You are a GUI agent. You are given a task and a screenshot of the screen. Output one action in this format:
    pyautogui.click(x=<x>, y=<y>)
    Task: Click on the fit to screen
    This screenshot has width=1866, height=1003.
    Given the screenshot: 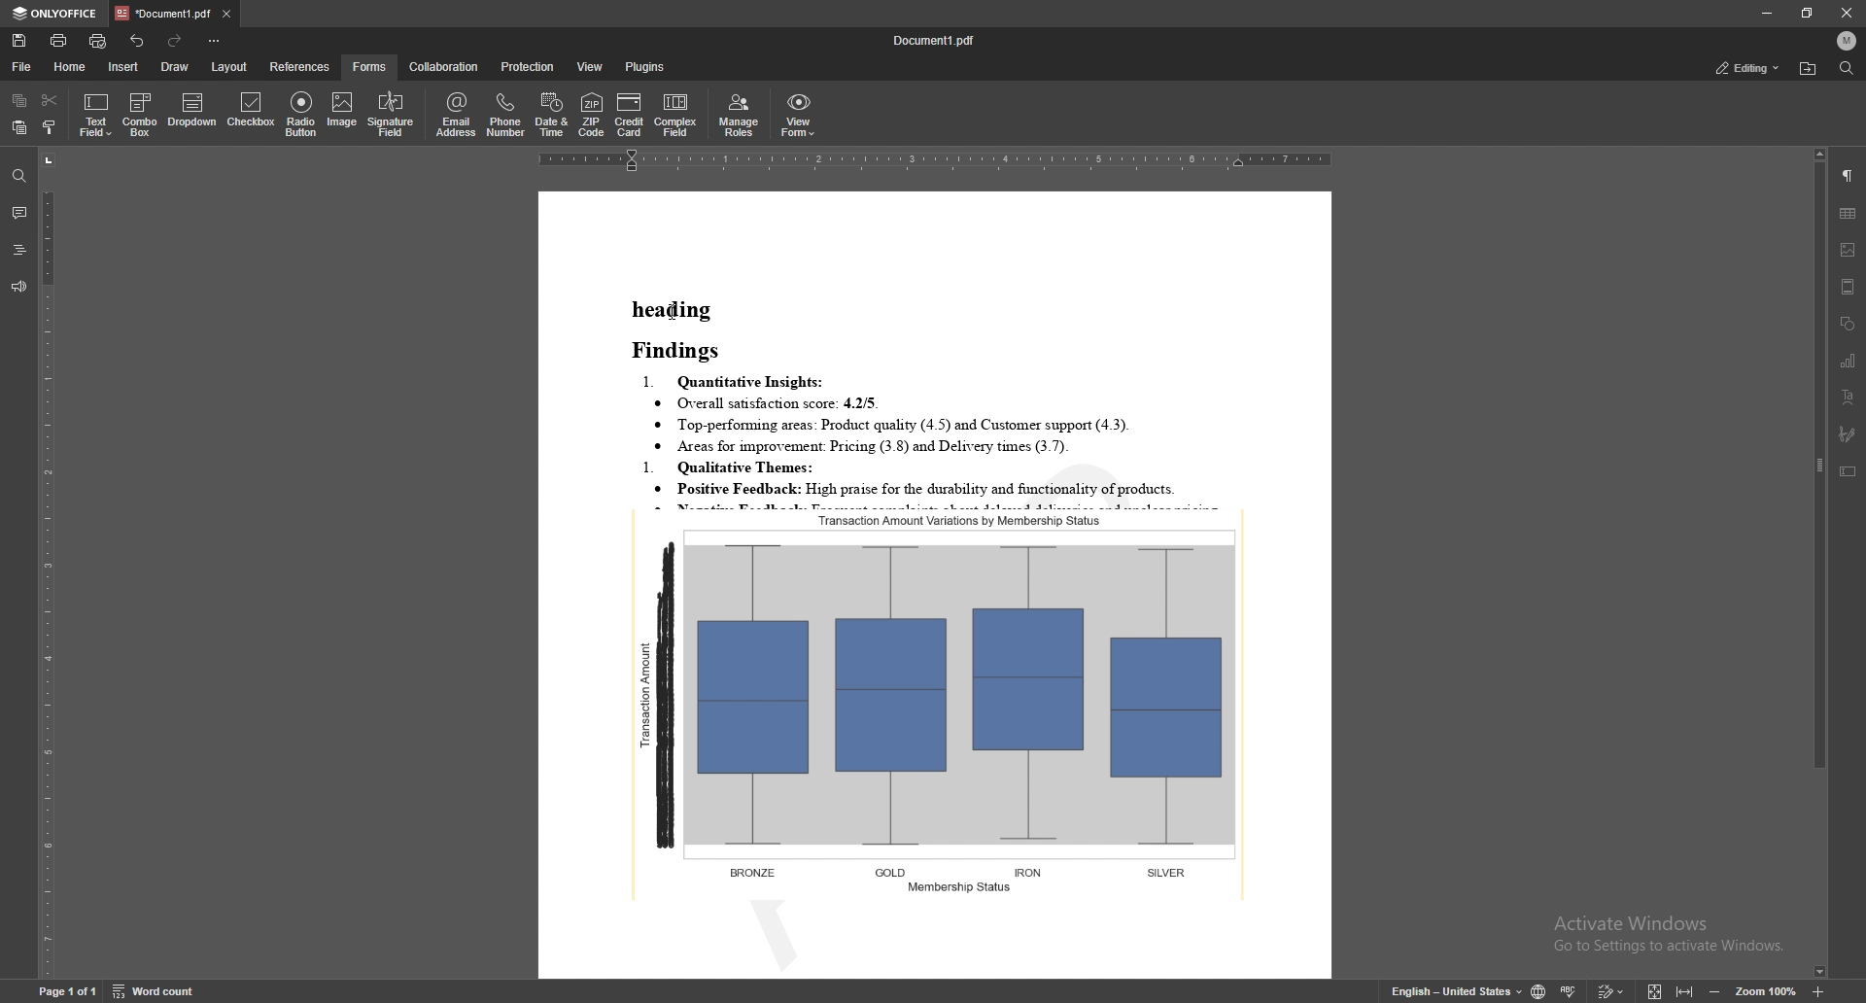 What is the action you would take?
    pyautogui.click(x=1653, y=993)
    